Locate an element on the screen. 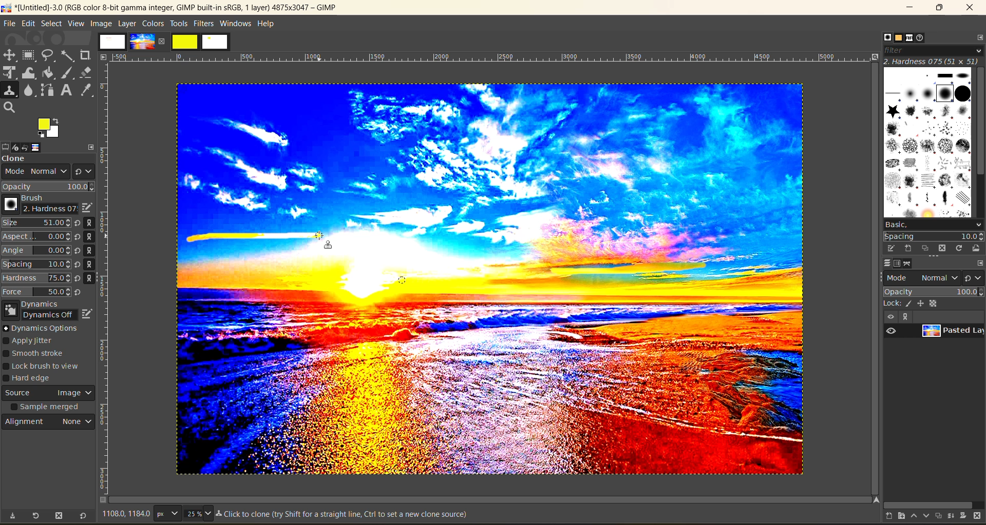 The image size is (986, 525). delete tool preset is located at coordinates (59, 516).